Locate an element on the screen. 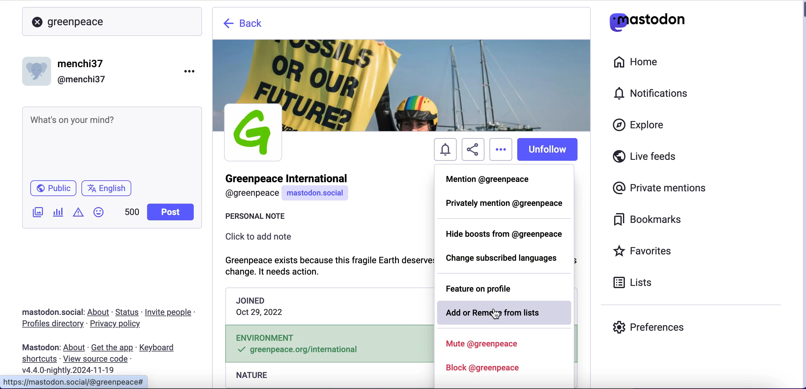  nature is located at coordinates (255, 375).